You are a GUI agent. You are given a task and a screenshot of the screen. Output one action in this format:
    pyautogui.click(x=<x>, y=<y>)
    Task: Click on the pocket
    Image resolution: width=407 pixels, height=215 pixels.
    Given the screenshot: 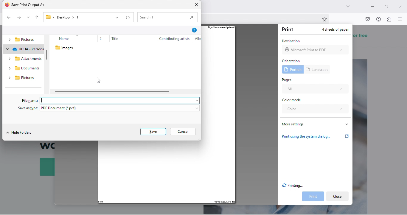 What is the action you would take?
    pyautogui.click(x=367, y=19)
    